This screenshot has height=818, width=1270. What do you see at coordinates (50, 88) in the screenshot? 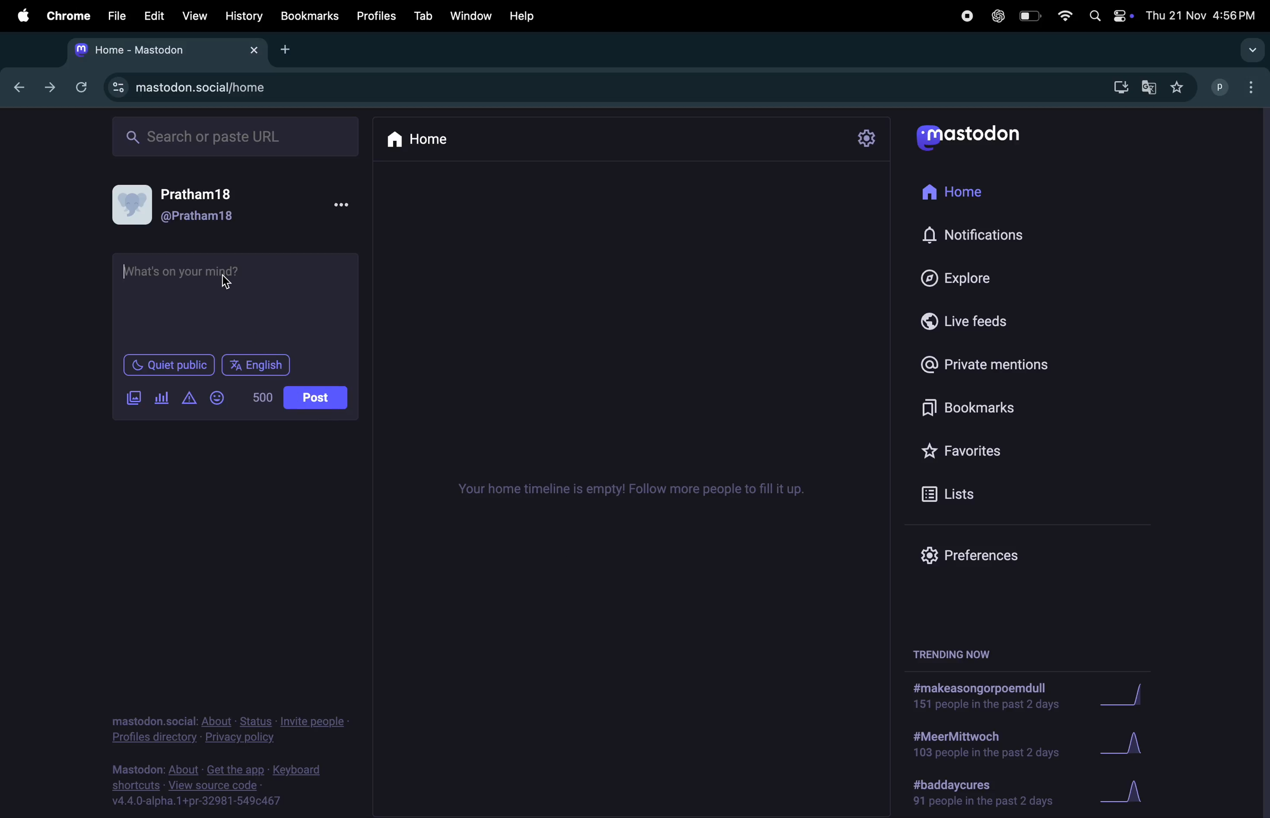
I see `next tab` at bounding box center [50, 88].